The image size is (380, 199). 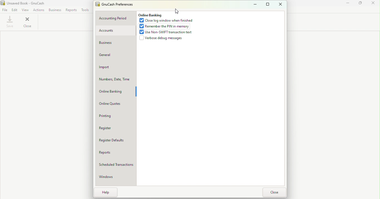 I want to click on Maximize, so click(x=266, y=4).